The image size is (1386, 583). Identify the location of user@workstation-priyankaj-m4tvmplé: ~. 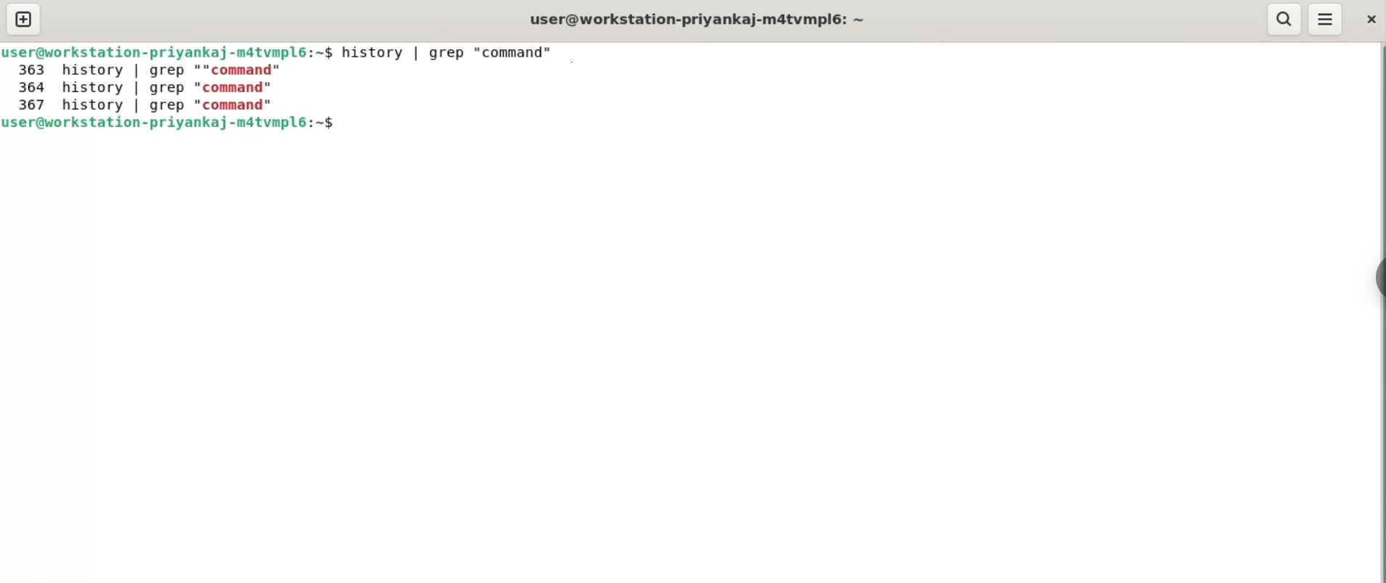
(708, 20).